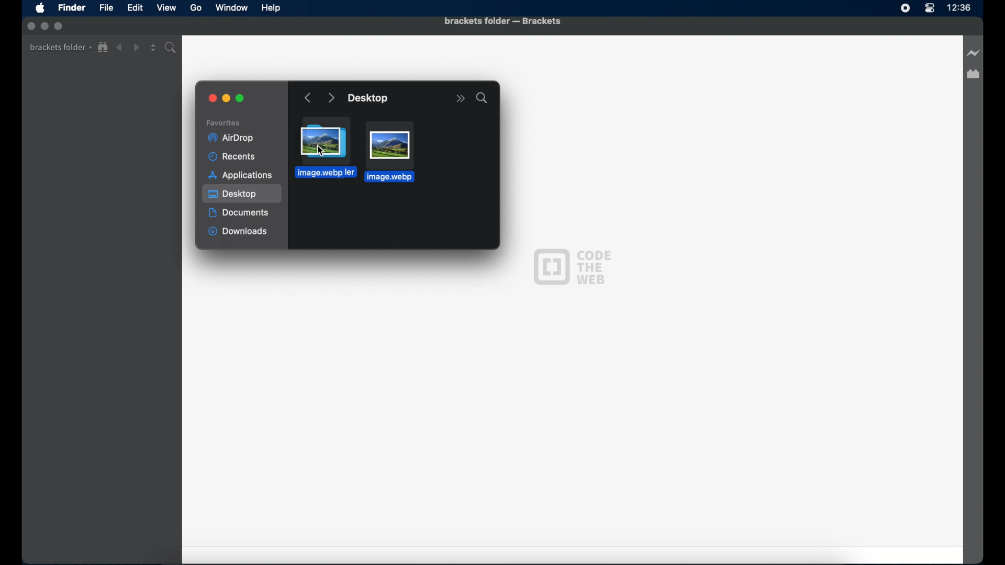 The image size is (1005, 565). I want to click on code the web, so click(572, 266).